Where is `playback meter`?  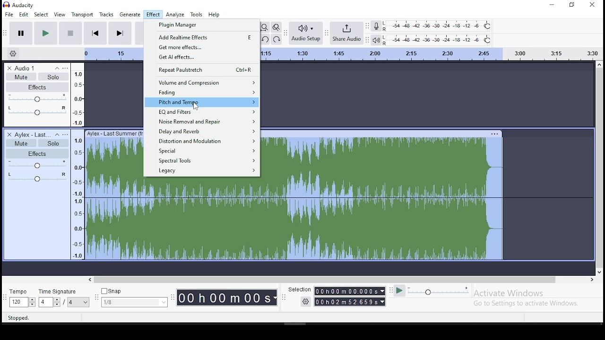 playback meter is located at coordinates (438, 41).